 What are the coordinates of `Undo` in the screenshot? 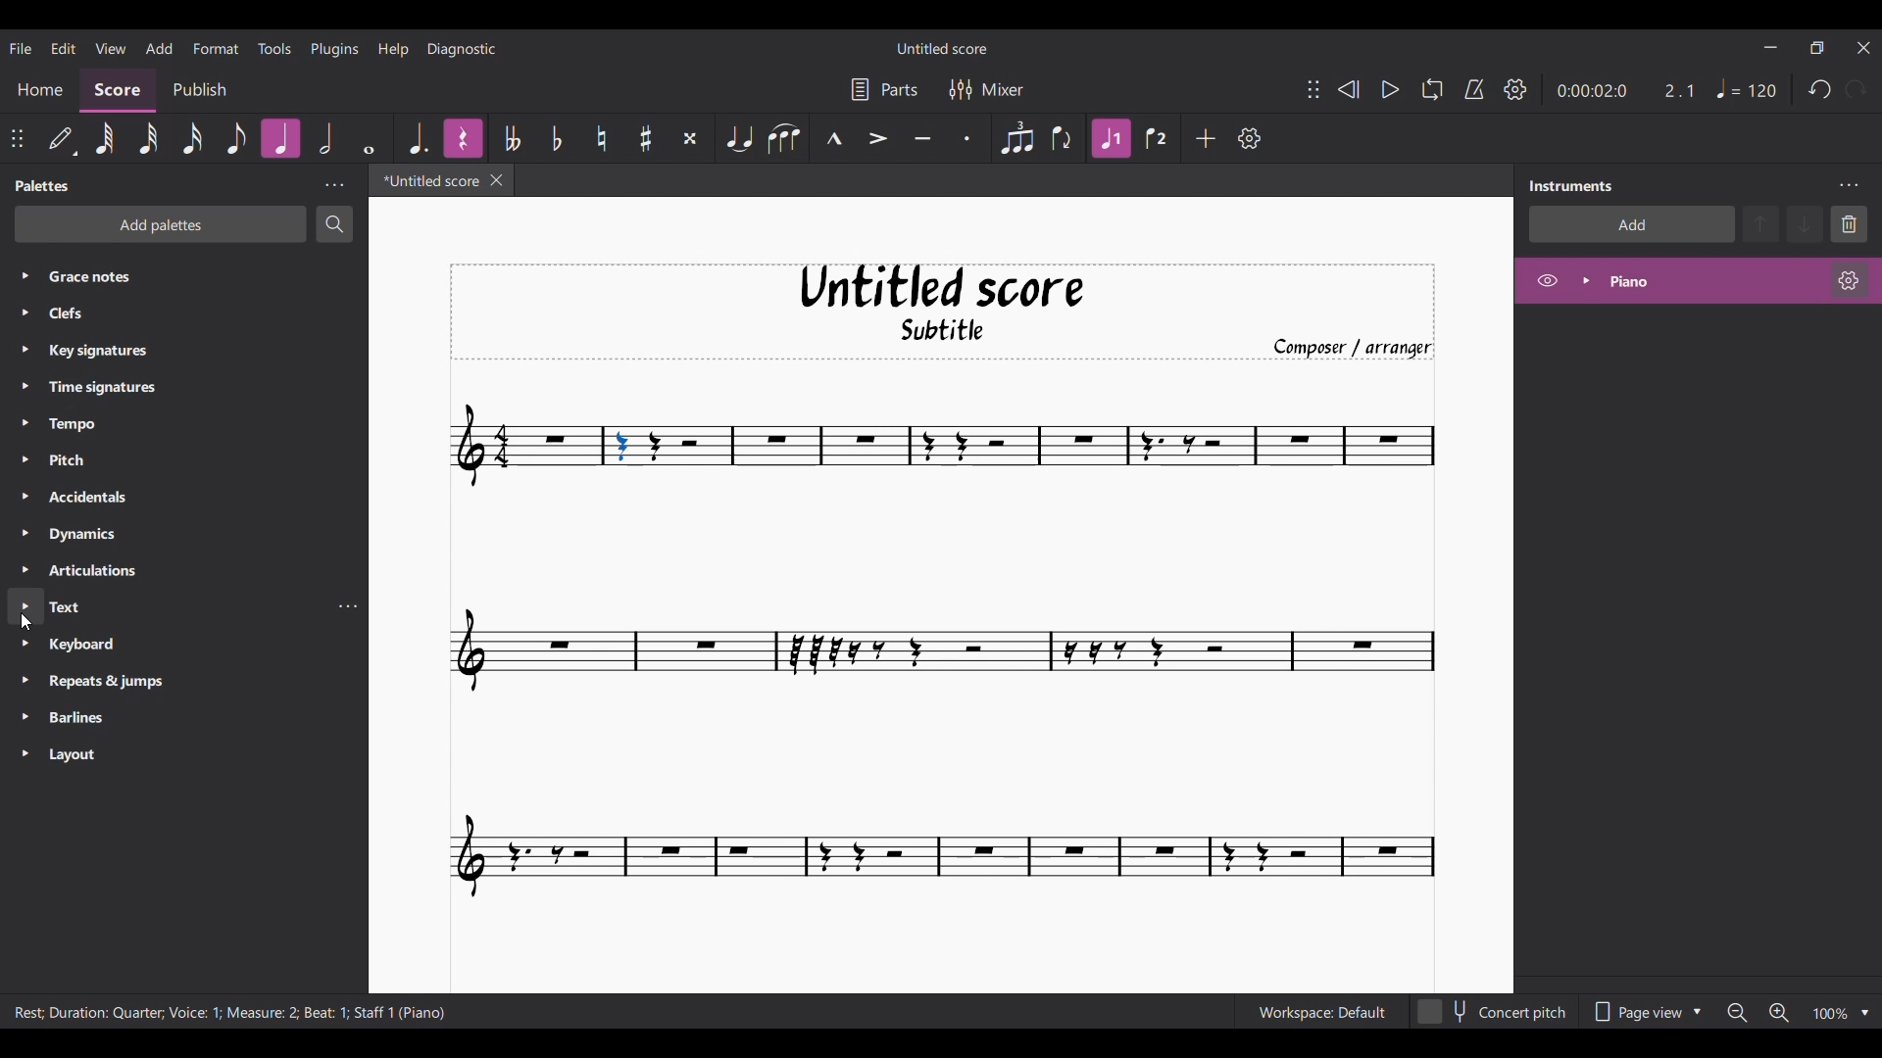 It's located at (1819, 90).